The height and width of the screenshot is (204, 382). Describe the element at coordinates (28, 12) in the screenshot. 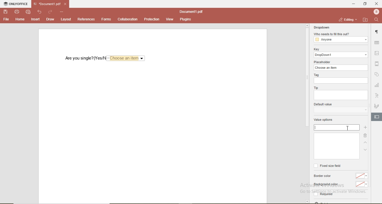

I see `quick print` at that location.